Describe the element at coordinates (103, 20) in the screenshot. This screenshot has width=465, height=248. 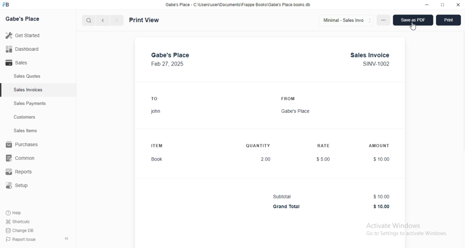
I see `previous` at that location.